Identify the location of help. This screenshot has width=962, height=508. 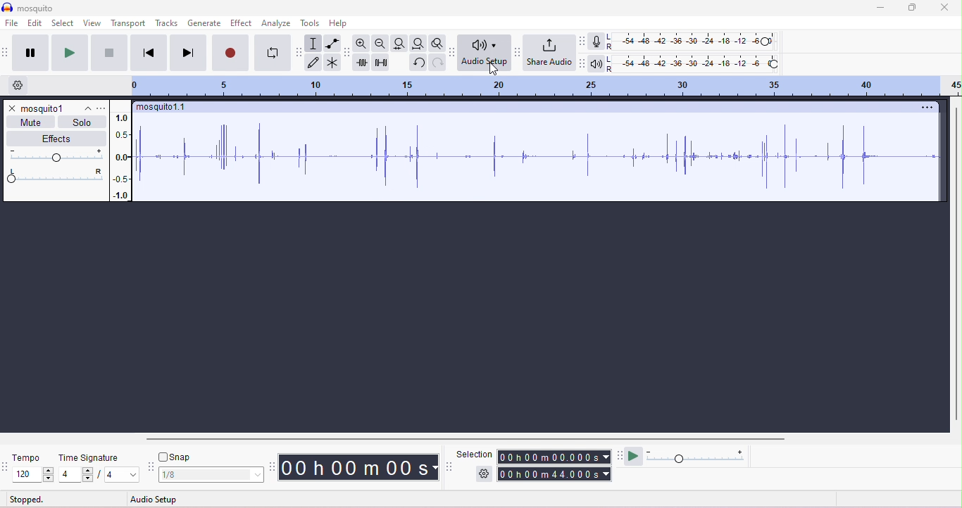
(338, 24).